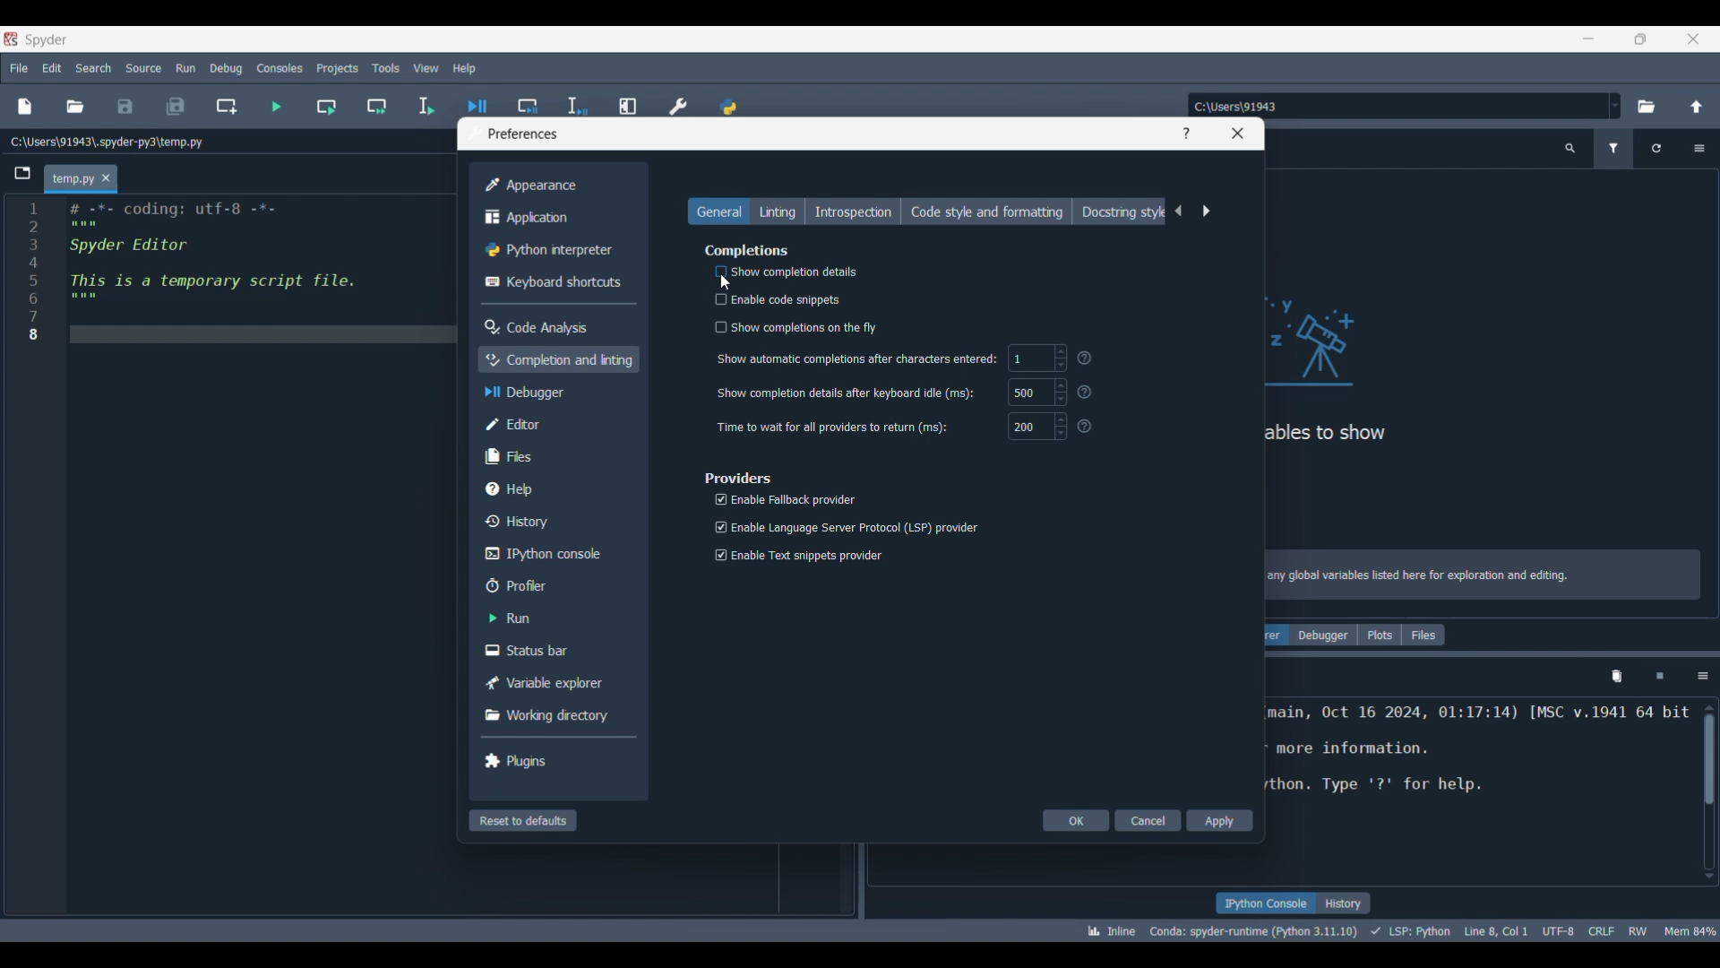 The image size is (1720, 968). What do you see at coordinates (555, 488) in the screenshot?
I see `Help` at bounding box center [555, 488].